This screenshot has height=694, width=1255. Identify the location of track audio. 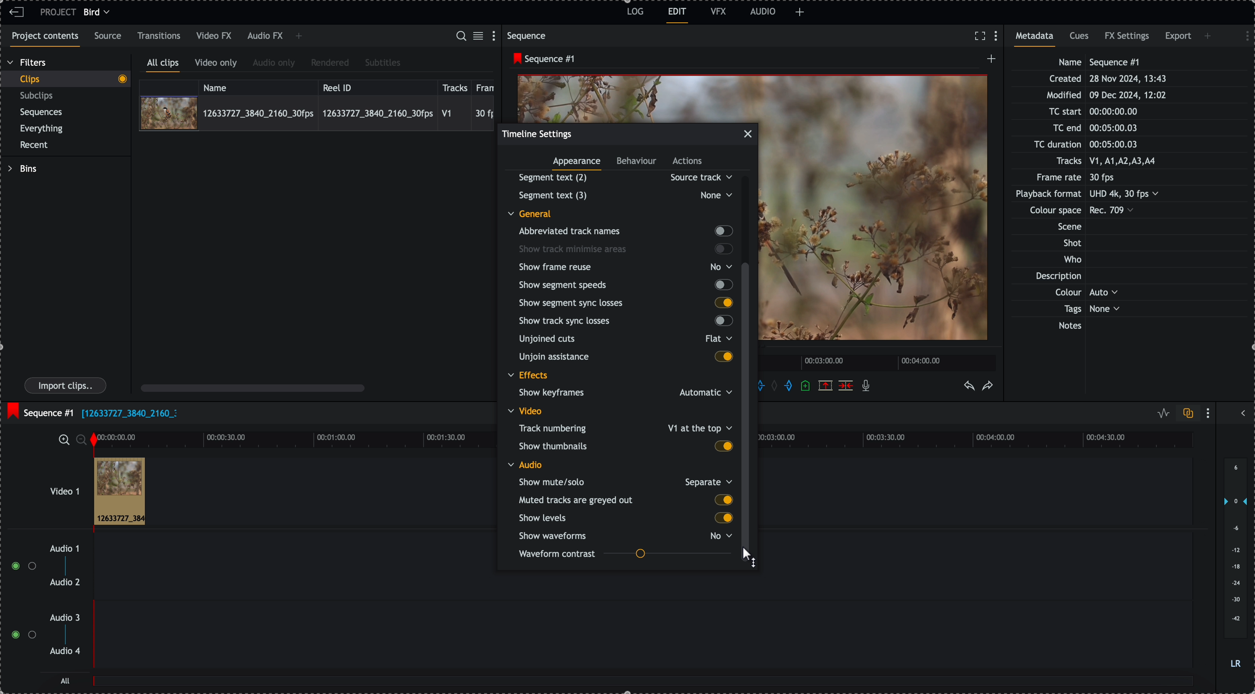
(642, 588).